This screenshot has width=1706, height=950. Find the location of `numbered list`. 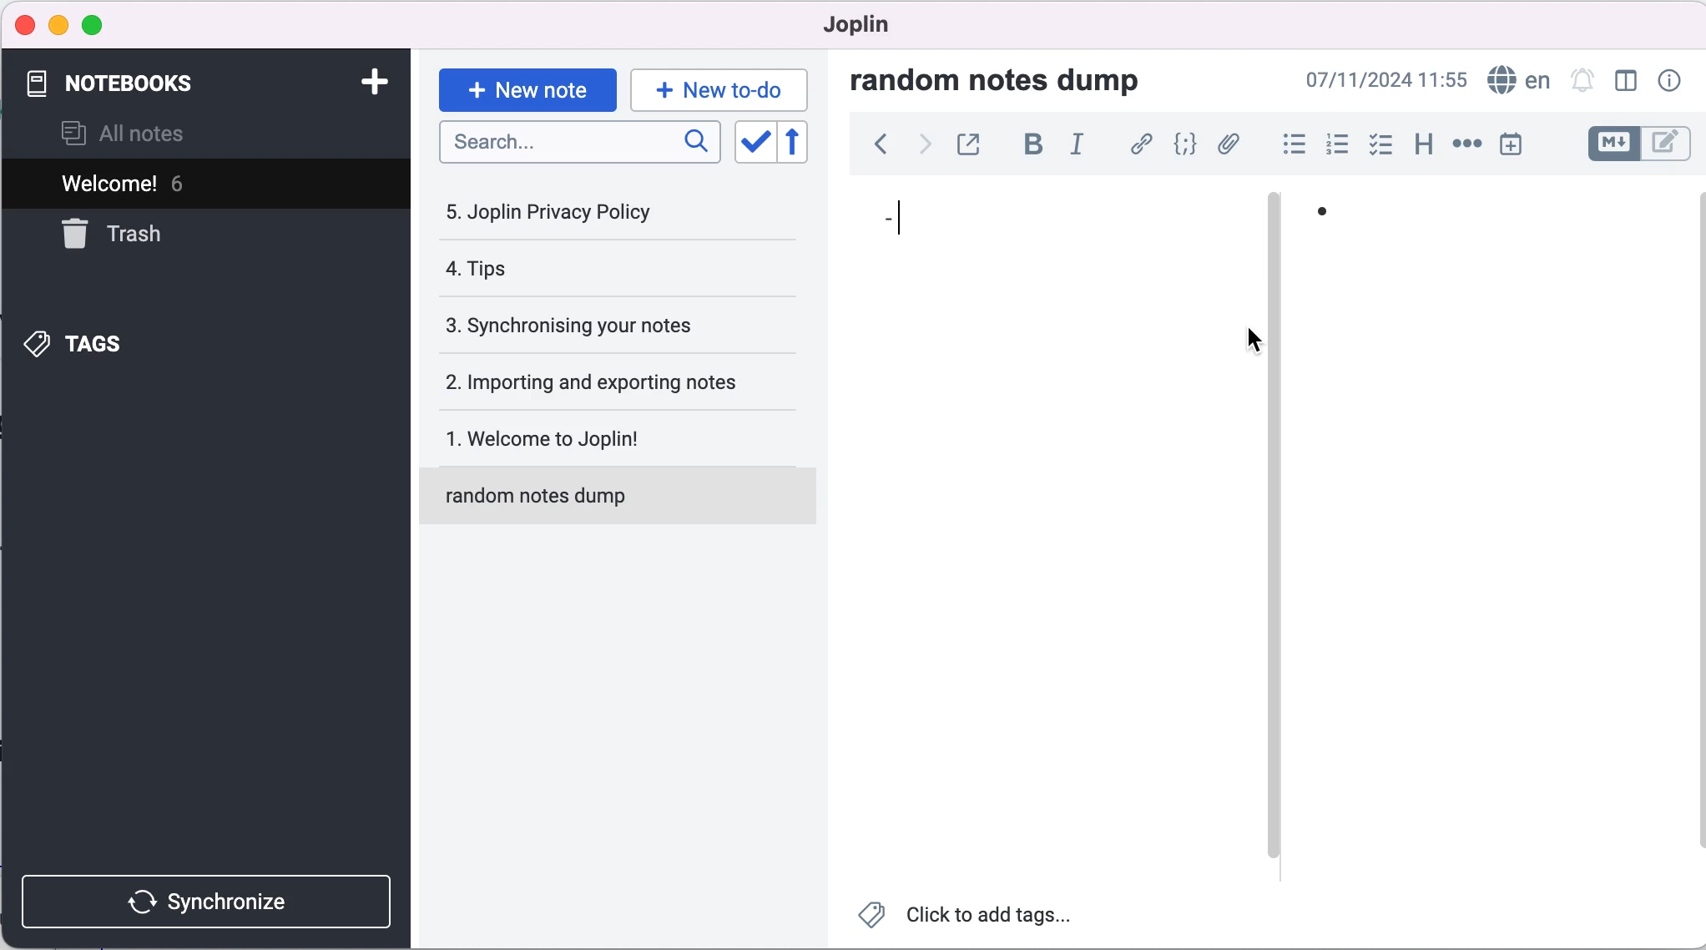

numbered list is located at coordinates (1334, 144).